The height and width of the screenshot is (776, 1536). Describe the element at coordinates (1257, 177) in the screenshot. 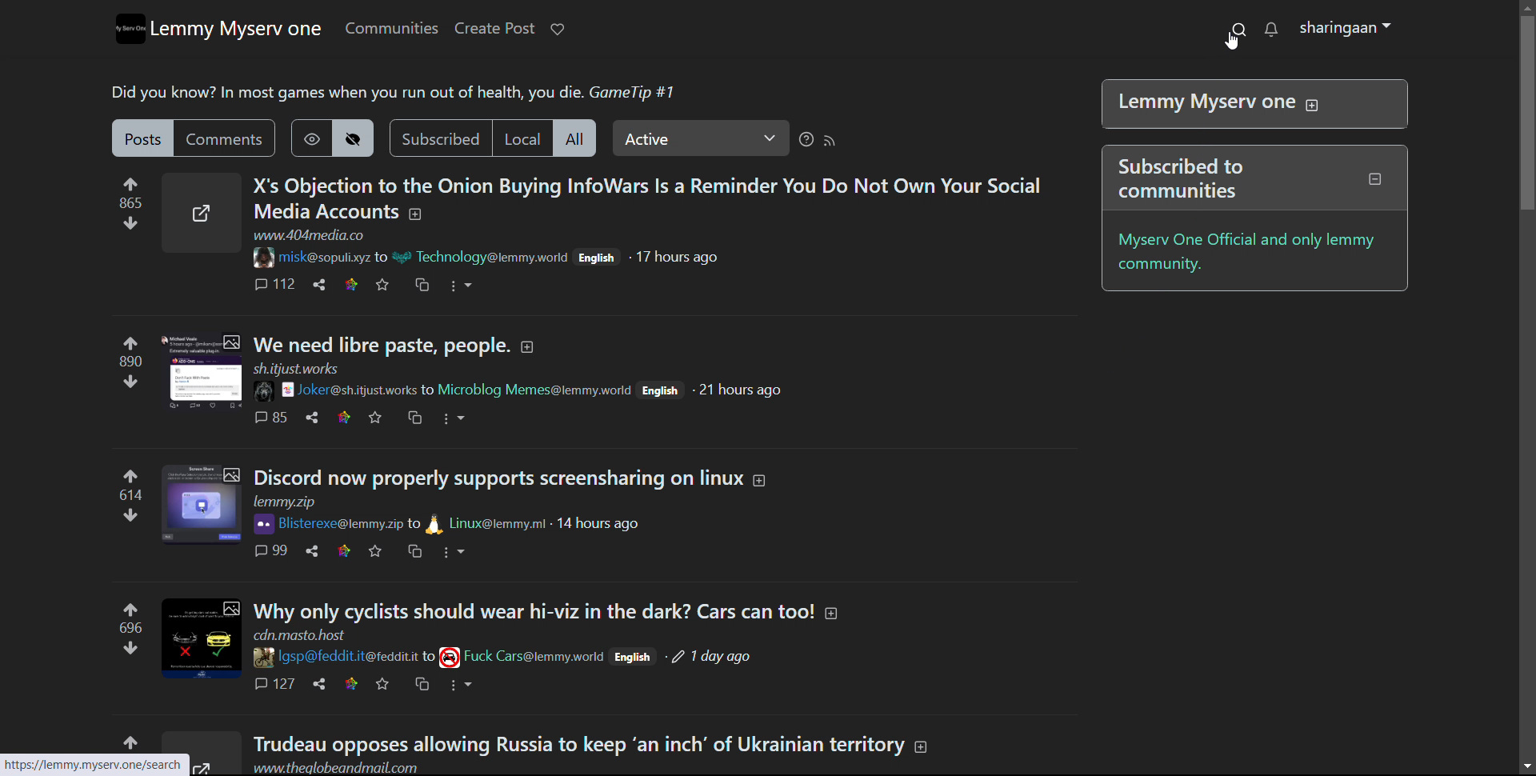

I see `Subscribed to communities` at that location.